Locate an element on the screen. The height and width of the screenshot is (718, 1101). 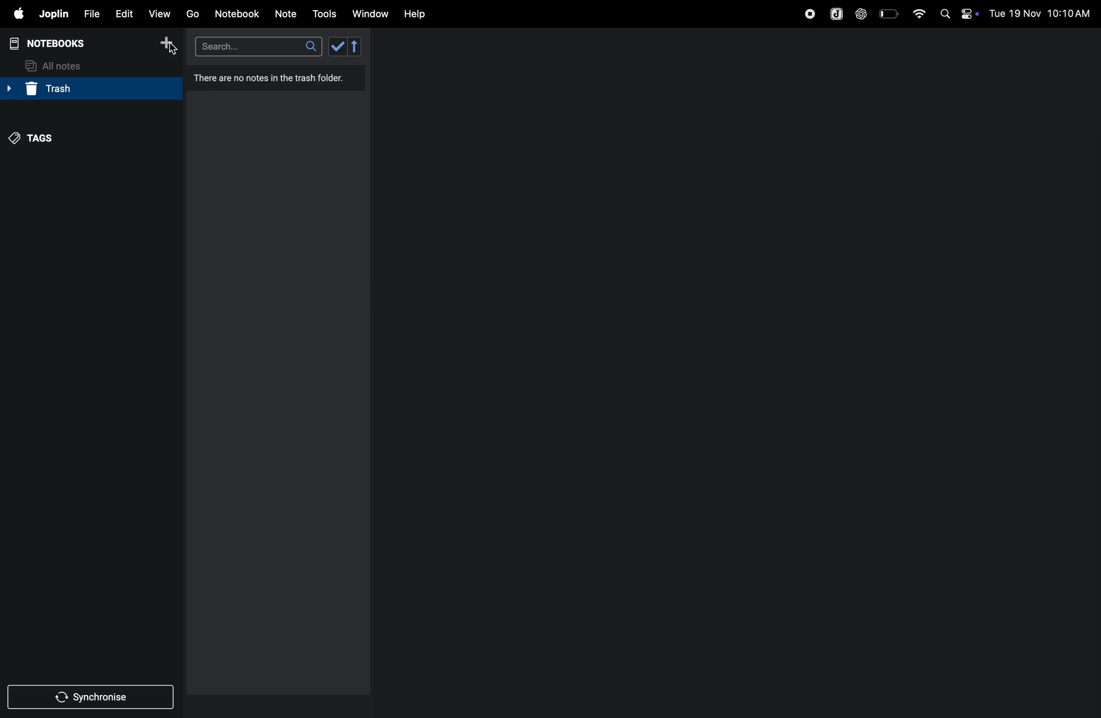
tags is located at coordinates (37, 138).